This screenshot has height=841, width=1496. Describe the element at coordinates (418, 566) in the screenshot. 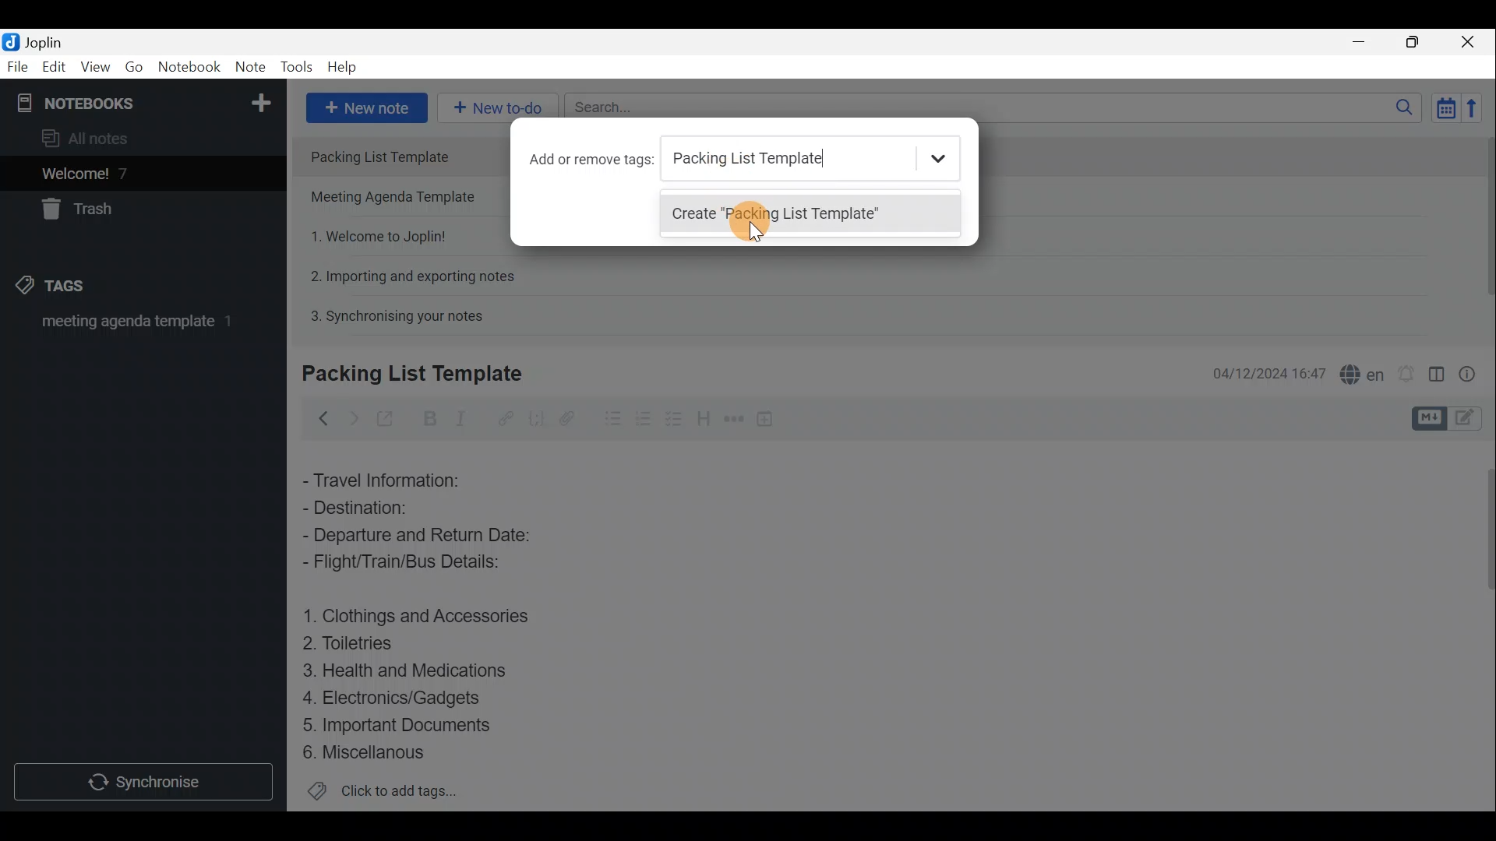

I see `Flight/Train/Bus Details:` at that location.